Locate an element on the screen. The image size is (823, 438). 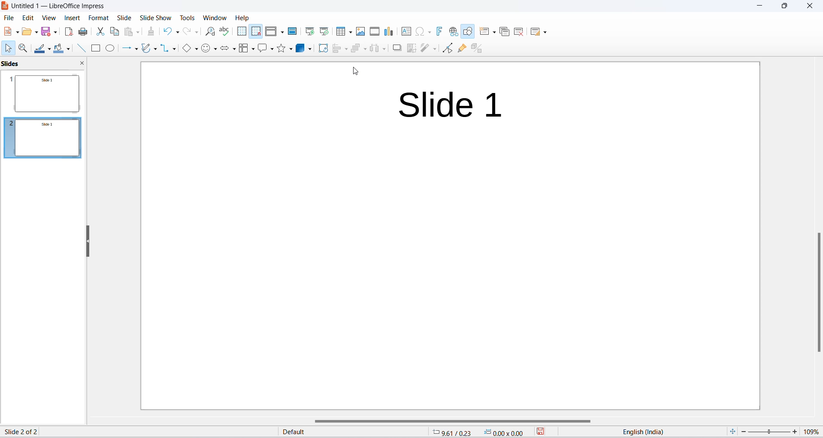
Line and arrows is located at coordinates (128, 49).